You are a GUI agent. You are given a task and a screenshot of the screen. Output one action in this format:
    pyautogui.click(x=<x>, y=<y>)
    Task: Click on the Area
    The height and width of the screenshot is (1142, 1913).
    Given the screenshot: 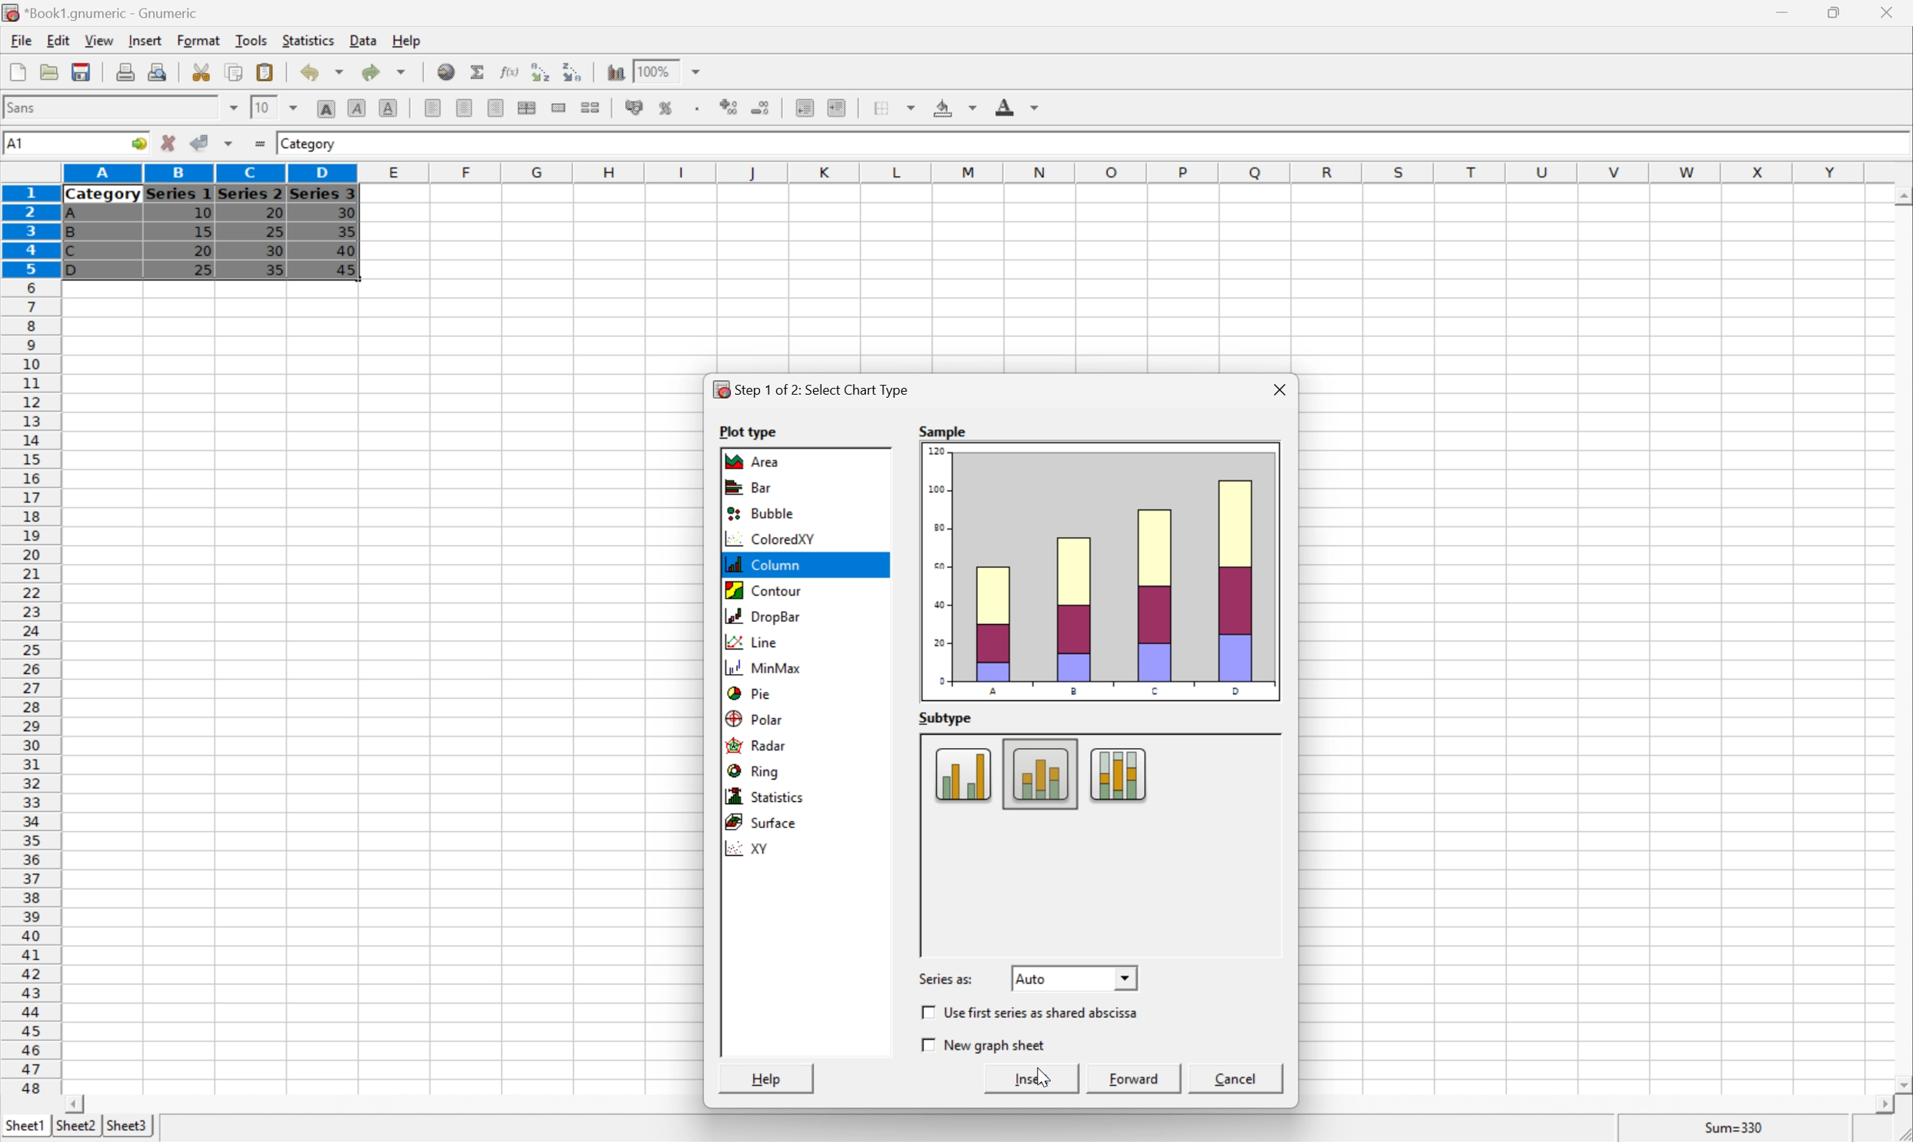 What is the action you would take?
    pyautogui.click(x=760, y=460)
    